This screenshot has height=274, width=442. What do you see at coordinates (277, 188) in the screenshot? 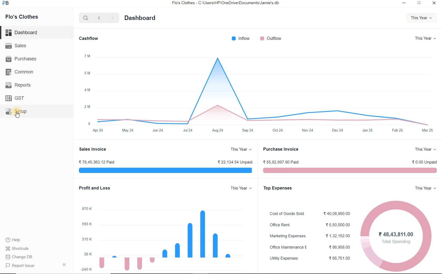
I see `Top Expenses` at bounding box center [277, 188].